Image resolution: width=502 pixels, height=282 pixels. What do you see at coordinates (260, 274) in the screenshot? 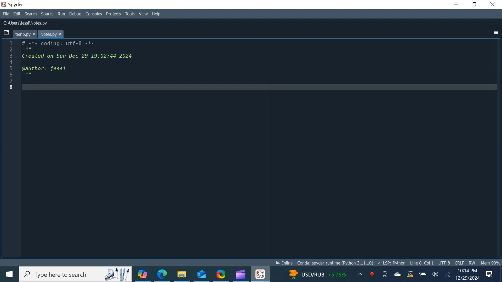
I see `Cursor` at bounding box center [260, 274].